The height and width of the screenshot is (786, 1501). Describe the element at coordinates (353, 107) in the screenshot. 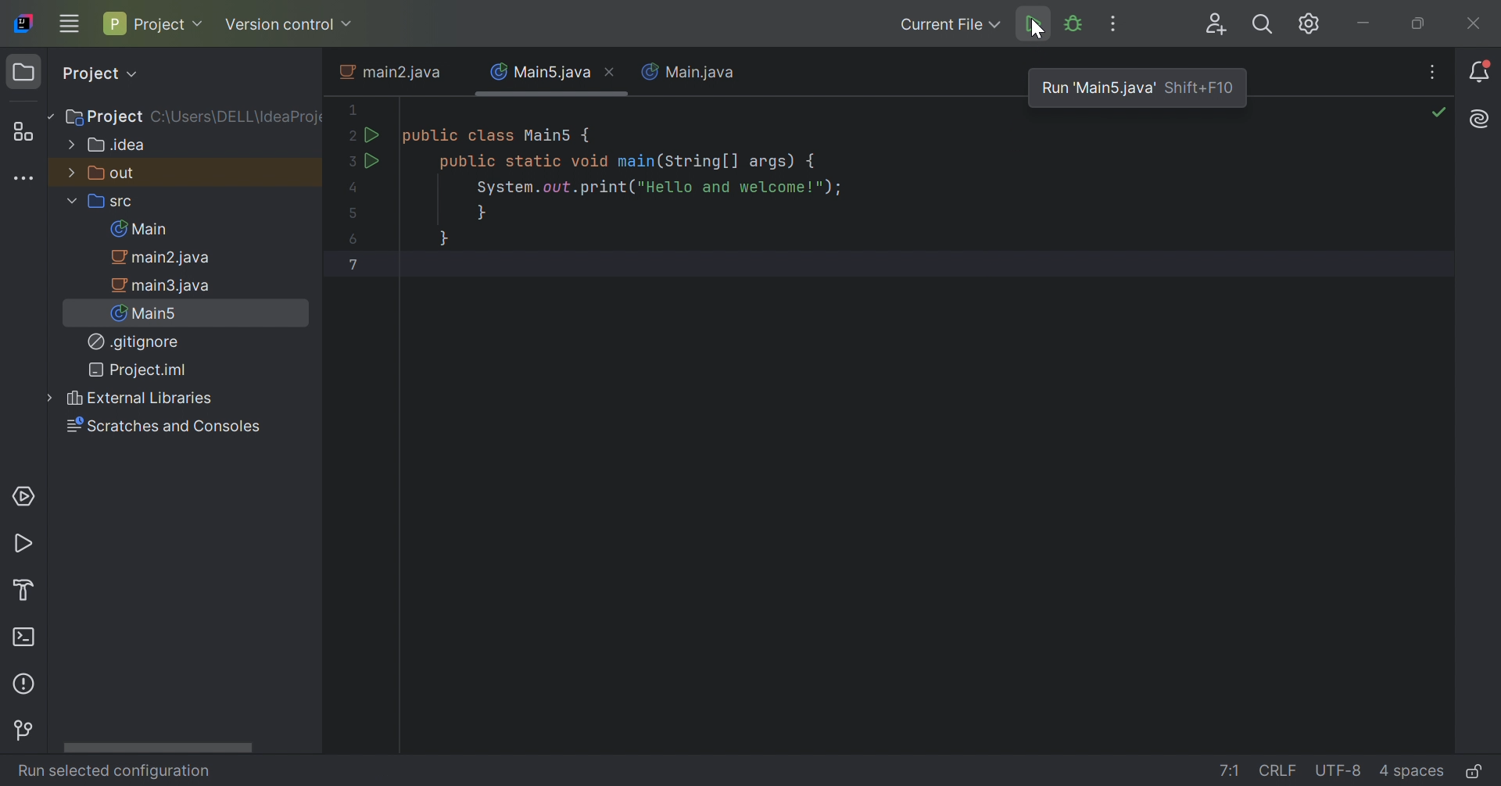

I see `1` at that location.